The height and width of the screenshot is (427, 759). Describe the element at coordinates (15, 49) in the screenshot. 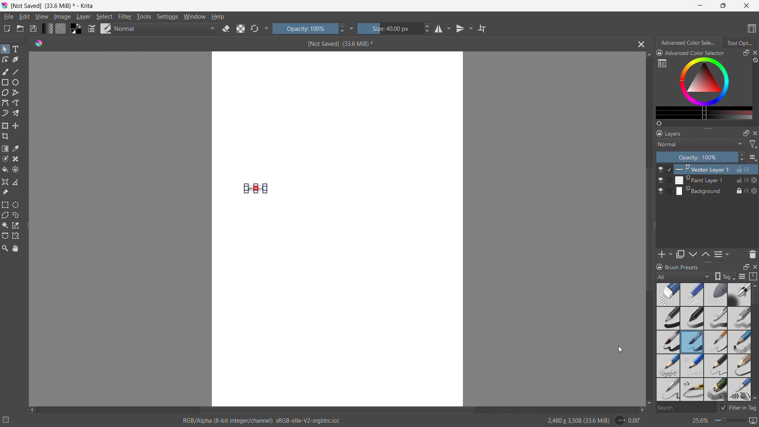

I see `text tool` at that location.